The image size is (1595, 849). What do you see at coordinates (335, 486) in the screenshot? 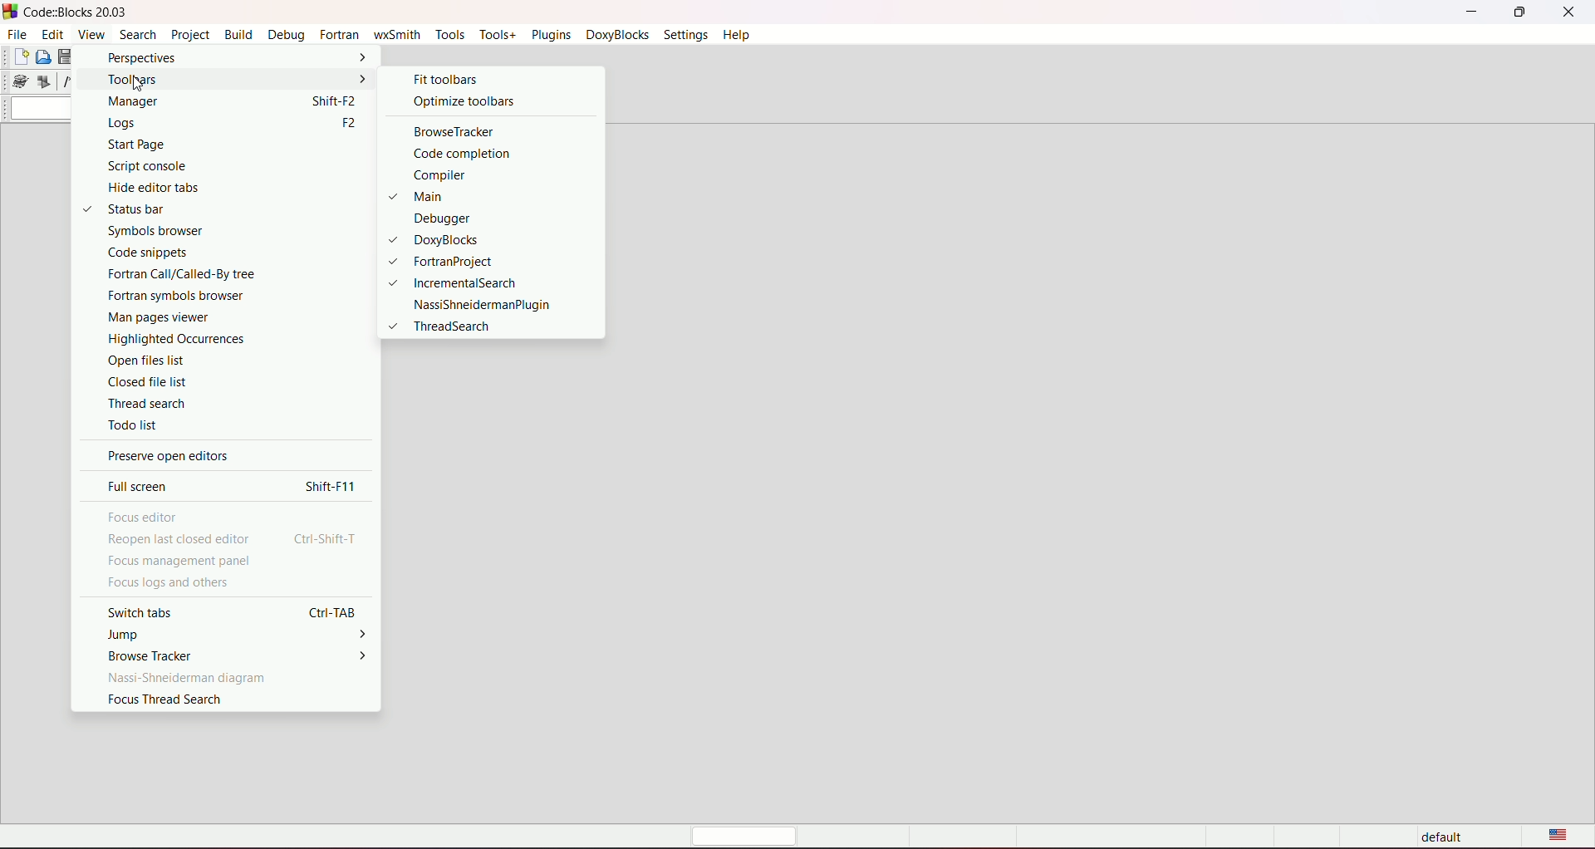
I see `shift+F11` at bounding box center [335, 486].